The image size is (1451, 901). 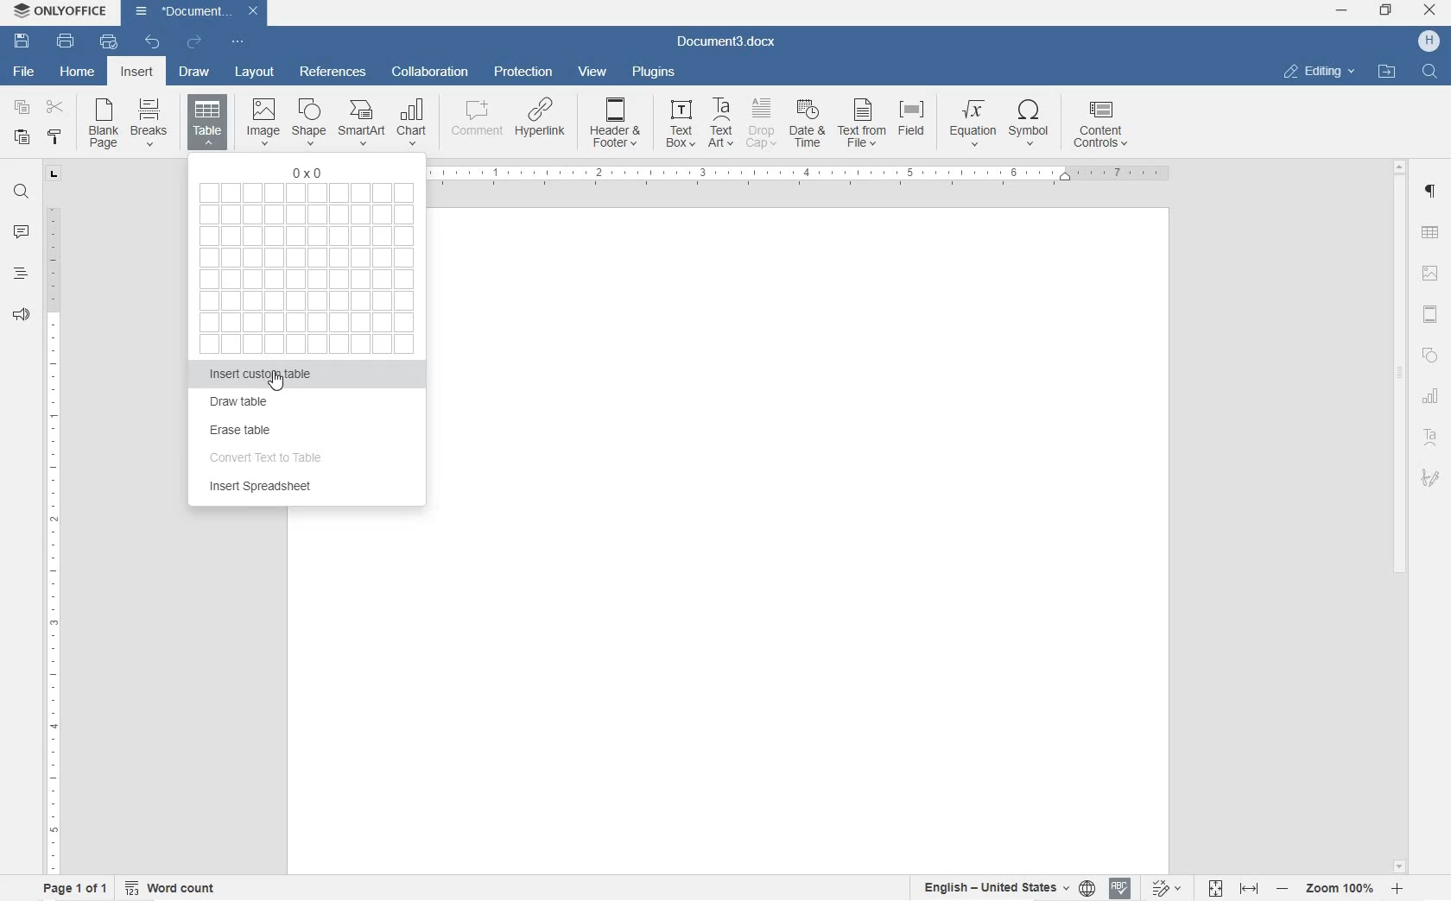 I want to click on TEXT ART, so click(x=1431, y=439).